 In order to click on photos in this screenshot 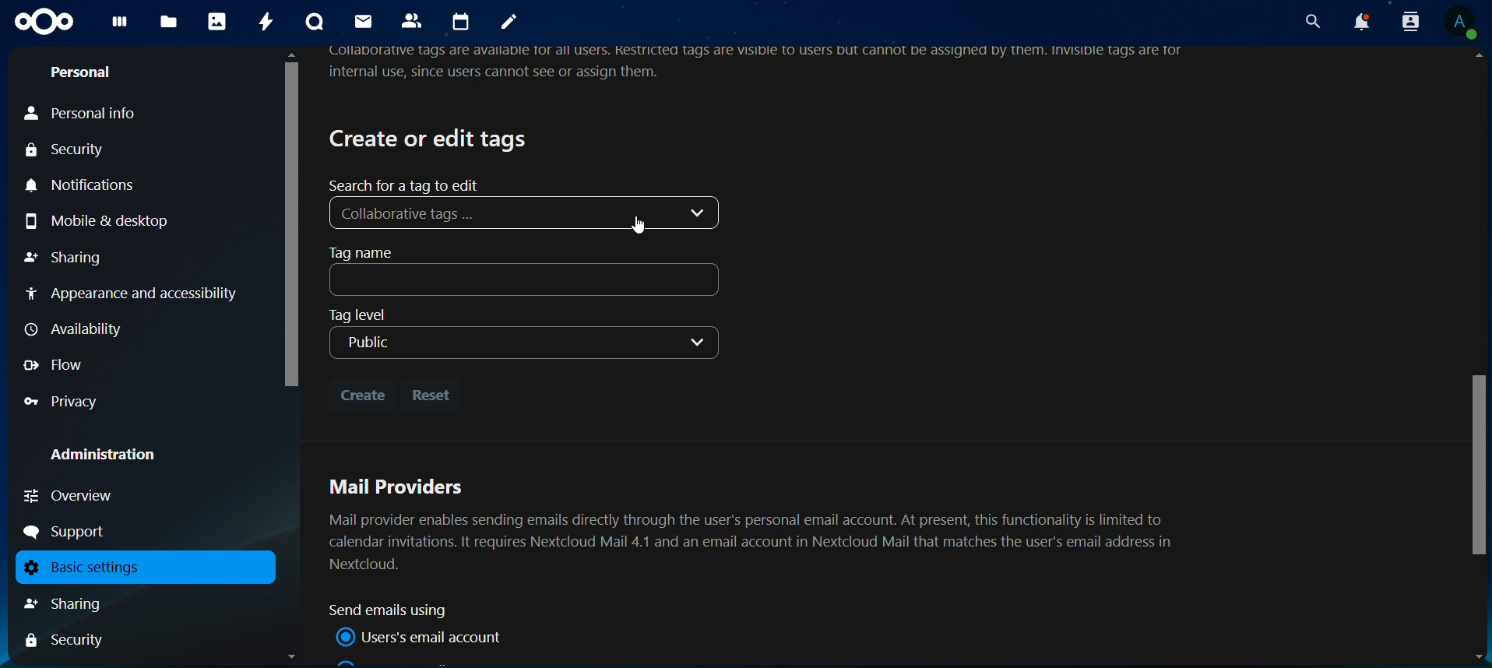, I will do `click(216, 22)`.